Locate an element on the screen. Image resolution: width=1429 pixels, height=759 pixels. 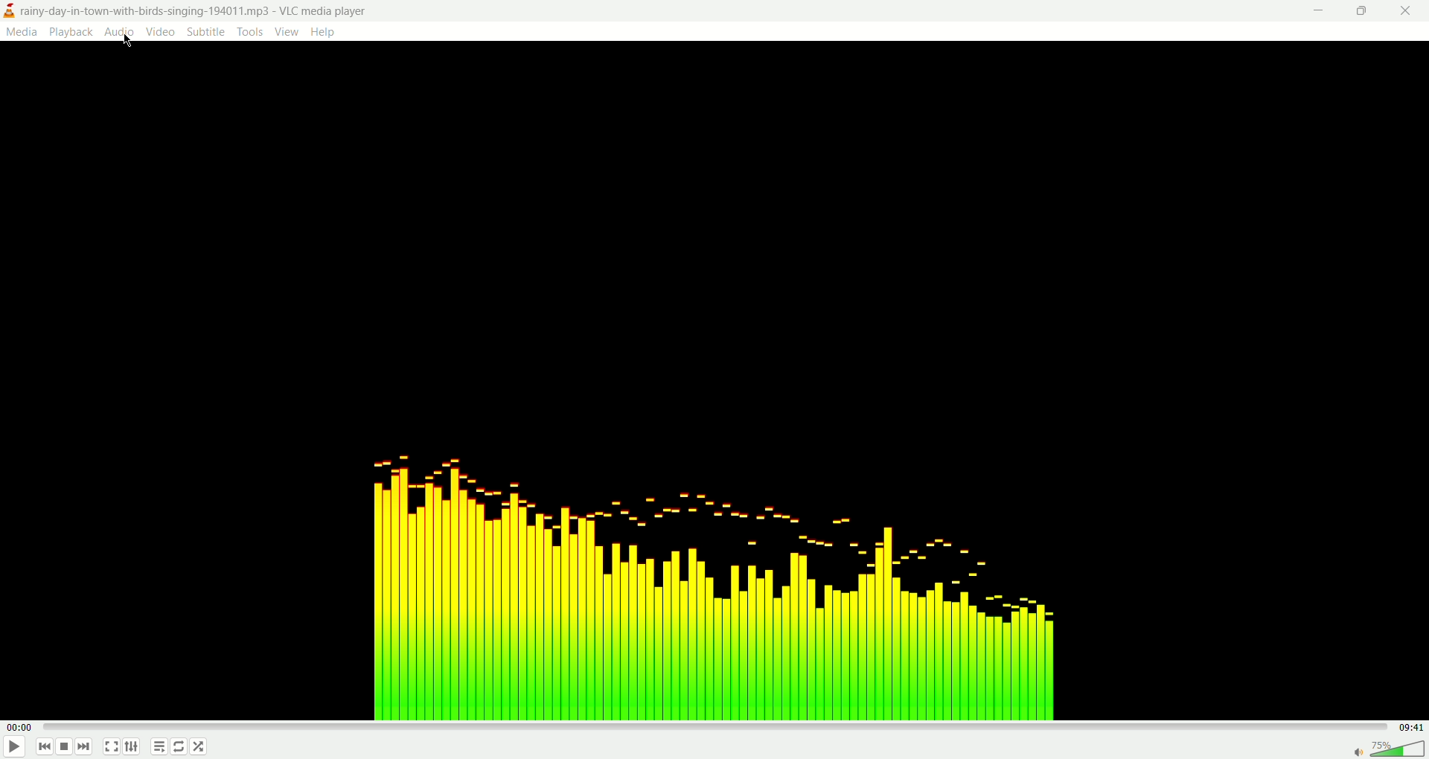
rainy-day-in-town-with-birds-singing-194011.mp3-VLC media player is located at coordinates (196, 10).